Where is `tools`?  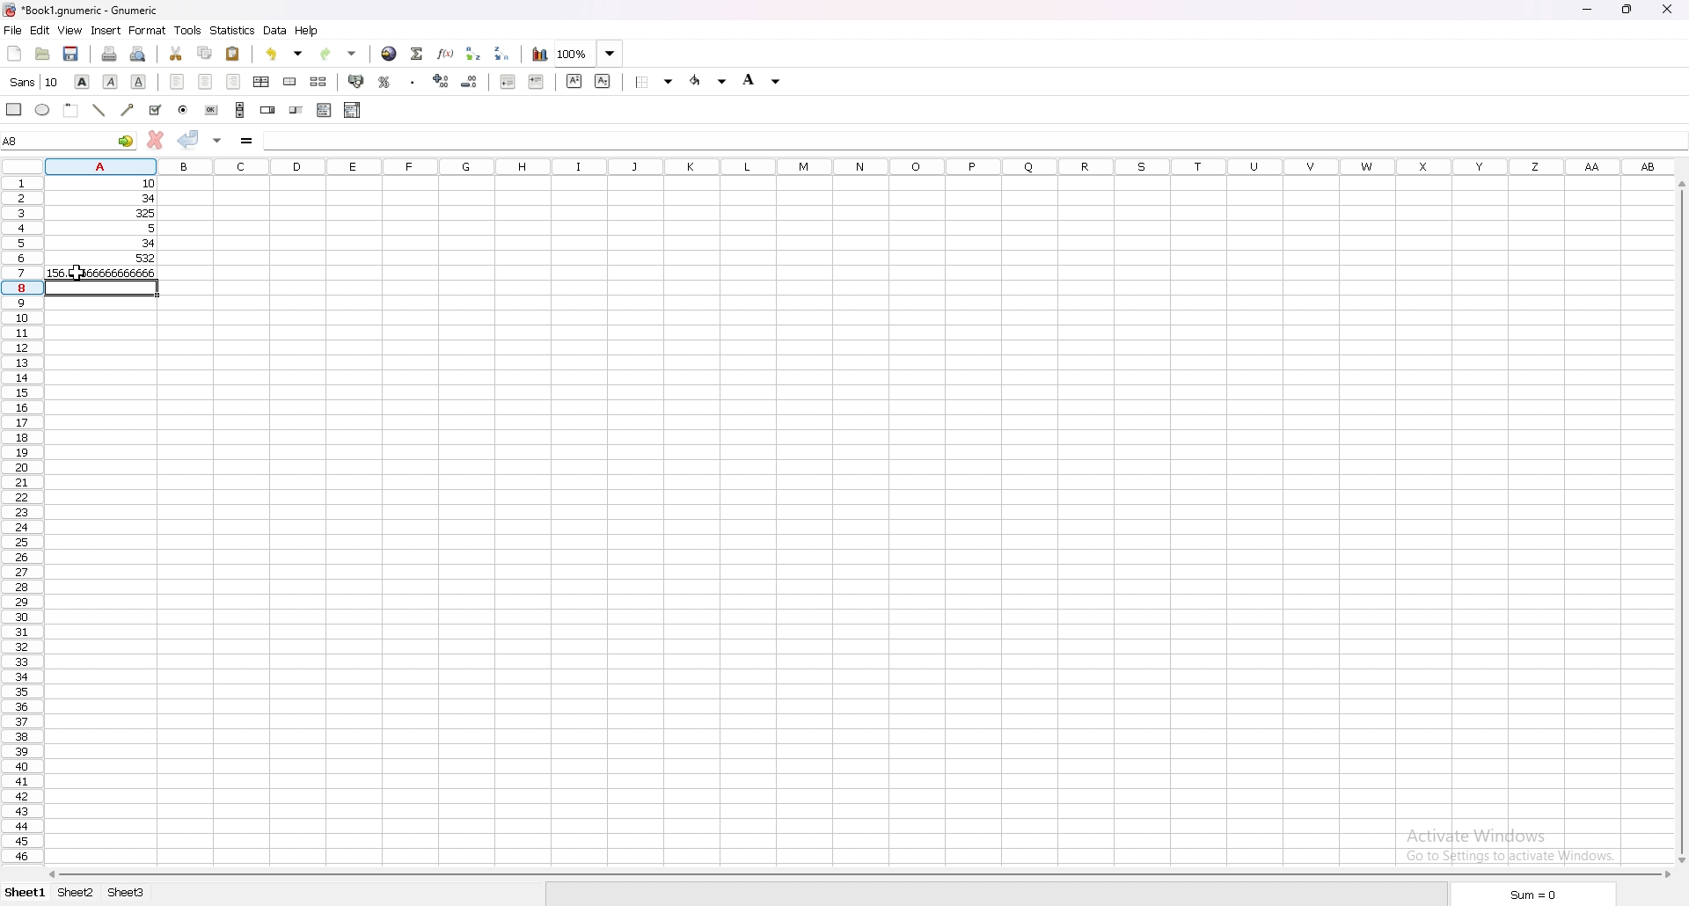 tools is located at coordinates (188, 31).